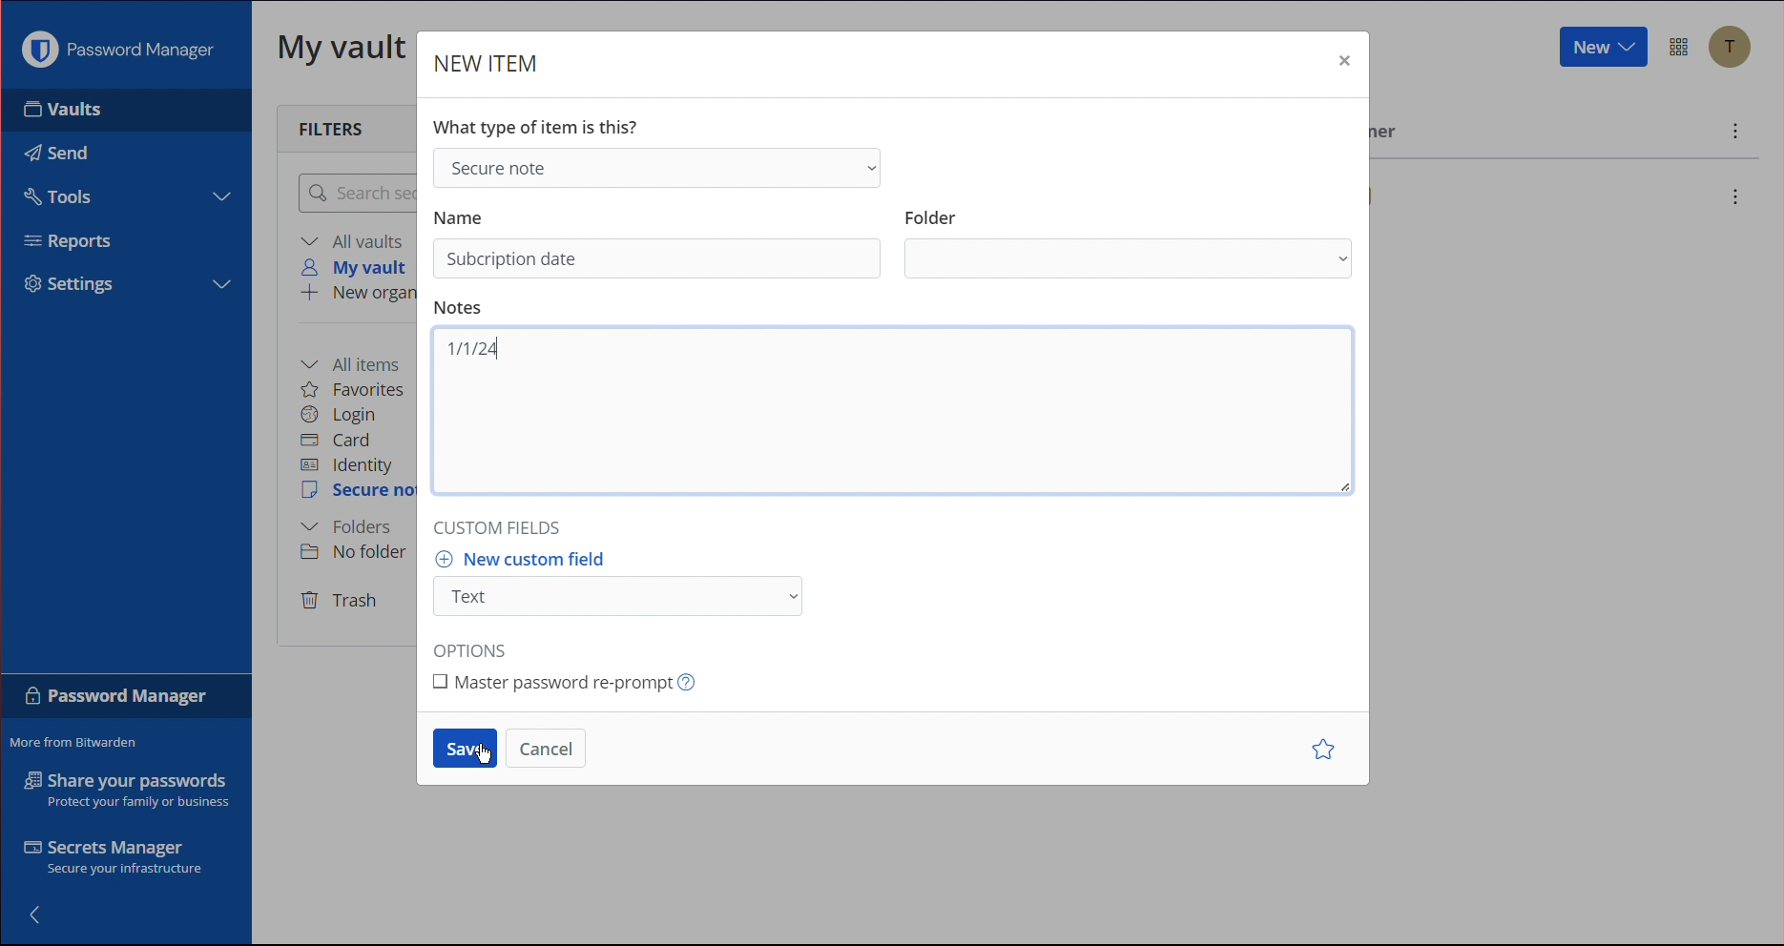 This screenshot has height=946, width=1784. I want to click on Master password prompt, so click(572, 680).